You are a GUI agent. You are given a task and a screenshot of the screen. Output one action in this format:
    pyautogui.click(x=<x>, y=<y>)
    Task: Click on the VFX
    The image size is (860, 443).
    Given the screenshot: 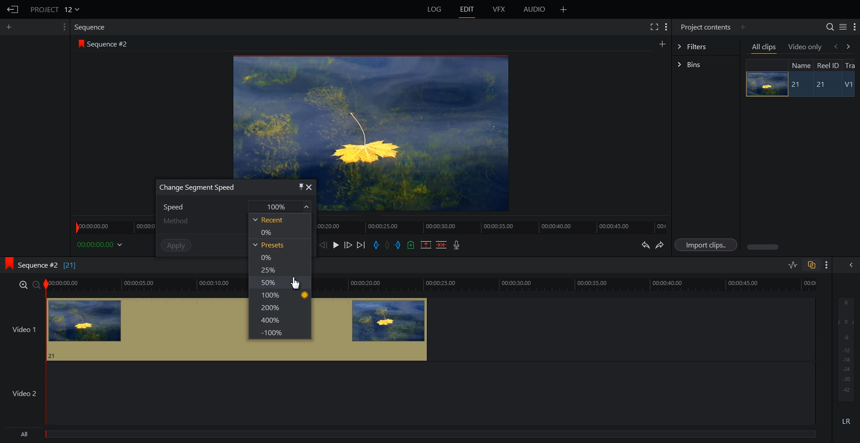 What is the action you would take?
    pyautogui.click(x=499, y=9)
    